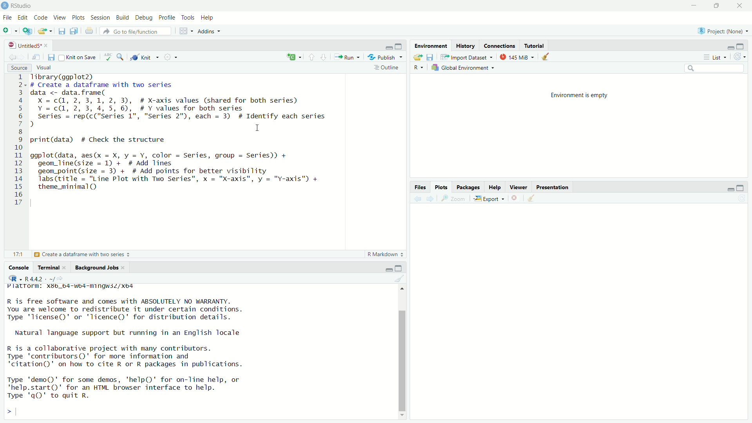  I want to click on Visual, so click(47, 68).